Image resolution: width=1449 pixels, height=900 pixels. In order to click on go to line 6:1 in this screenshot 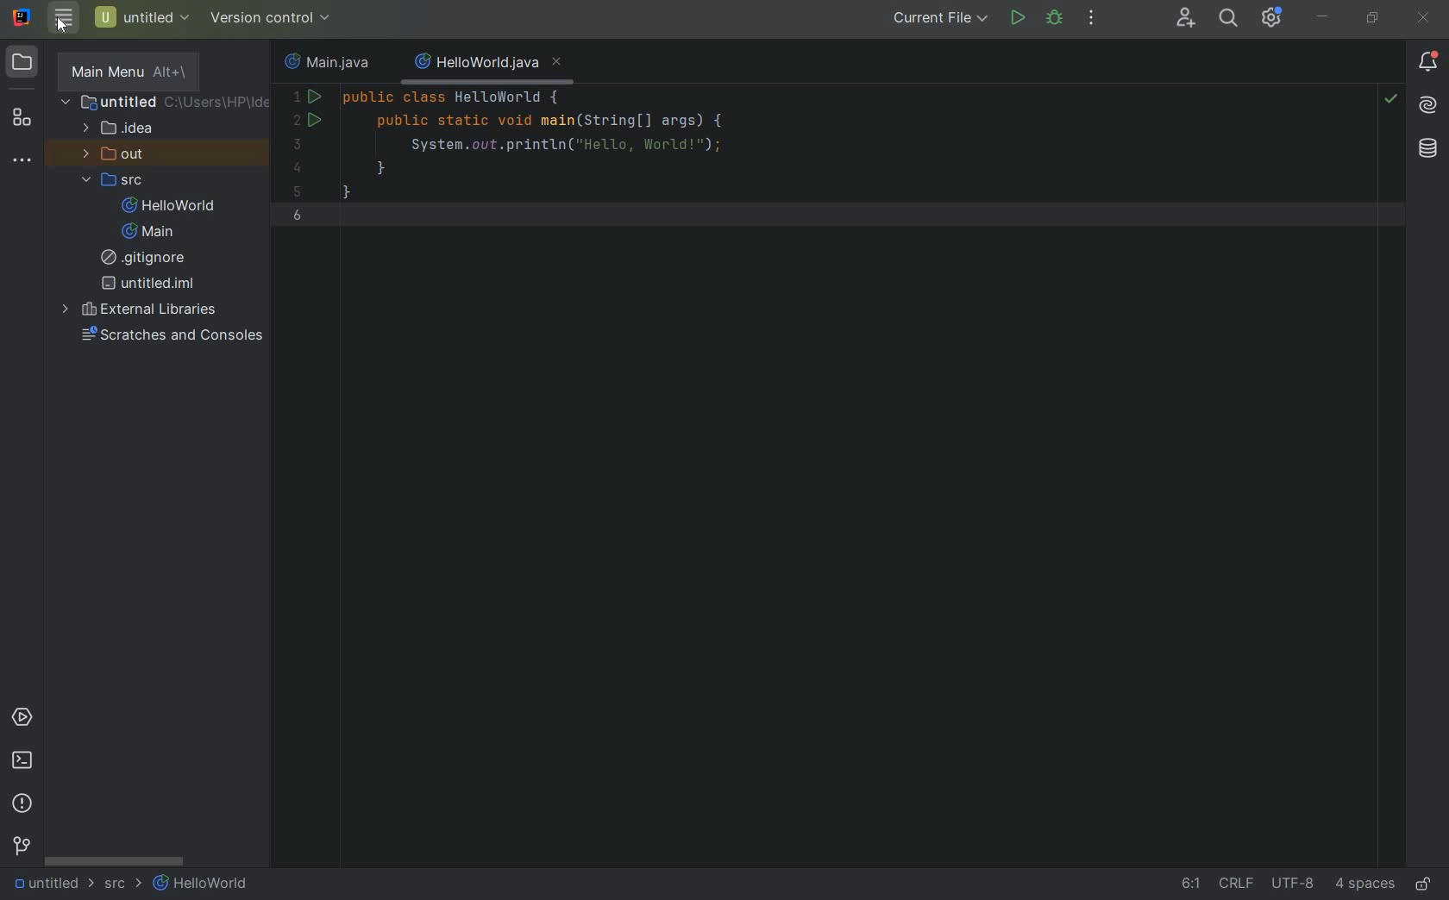, I will do `click(1191, 884)`.